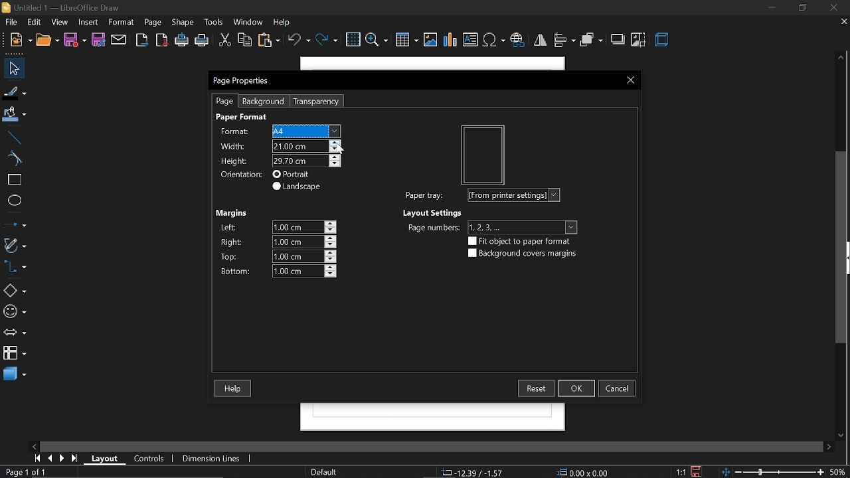 The height and width of the screenshot is (478, 850). I want to click on move right, so click(827, 445).